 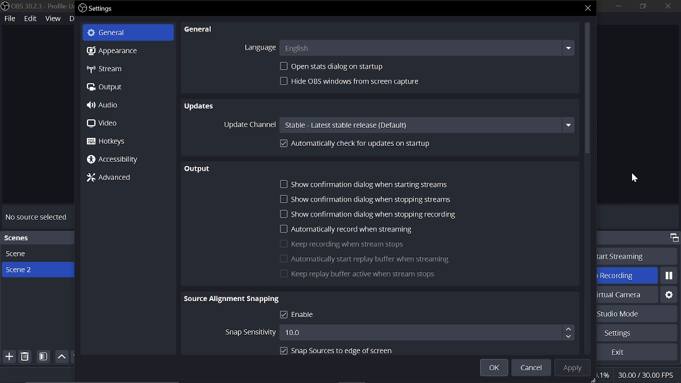 What do you see at coordinates (663, 7) in the screenshot?
I see `close` at bounding box center [663, 7].